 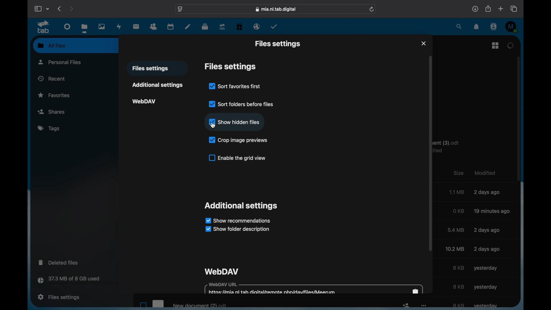 What do you see at coordinates (485, 268) in the screenshot?
I see `yesterday` at bounding box center [485, 268].